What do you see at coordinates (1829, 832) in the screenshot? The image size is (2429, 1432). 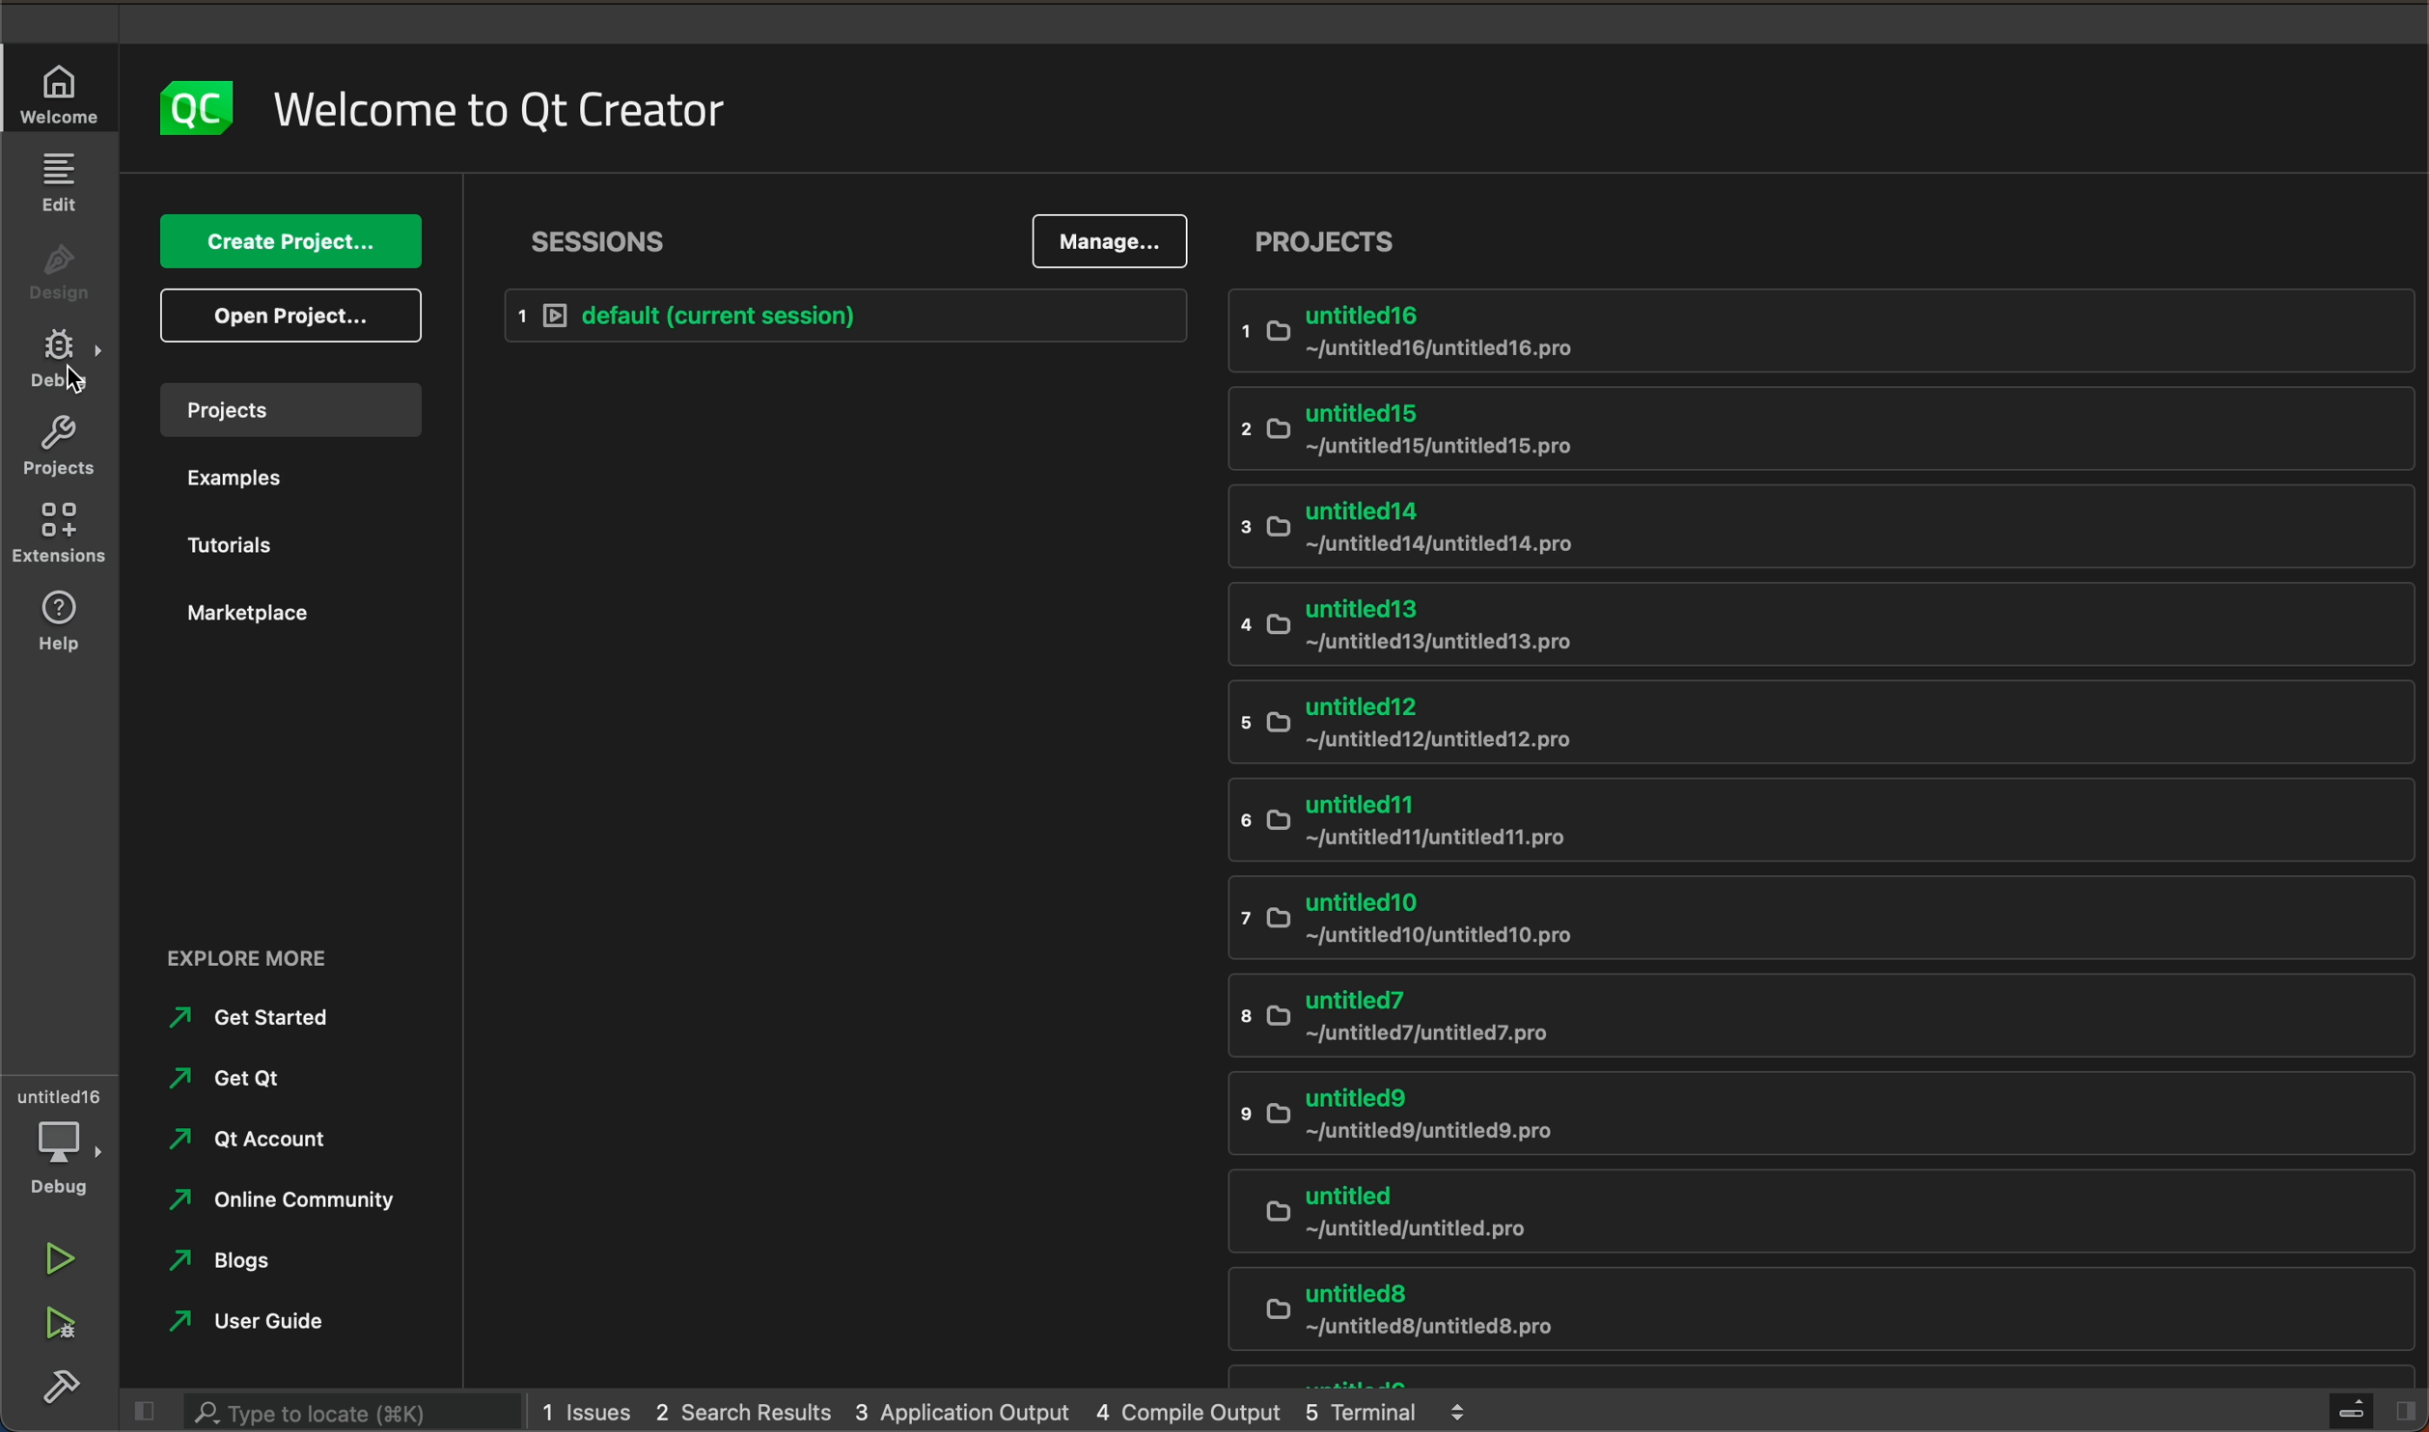 I see `projects list` at bounding box center [1829, 832].